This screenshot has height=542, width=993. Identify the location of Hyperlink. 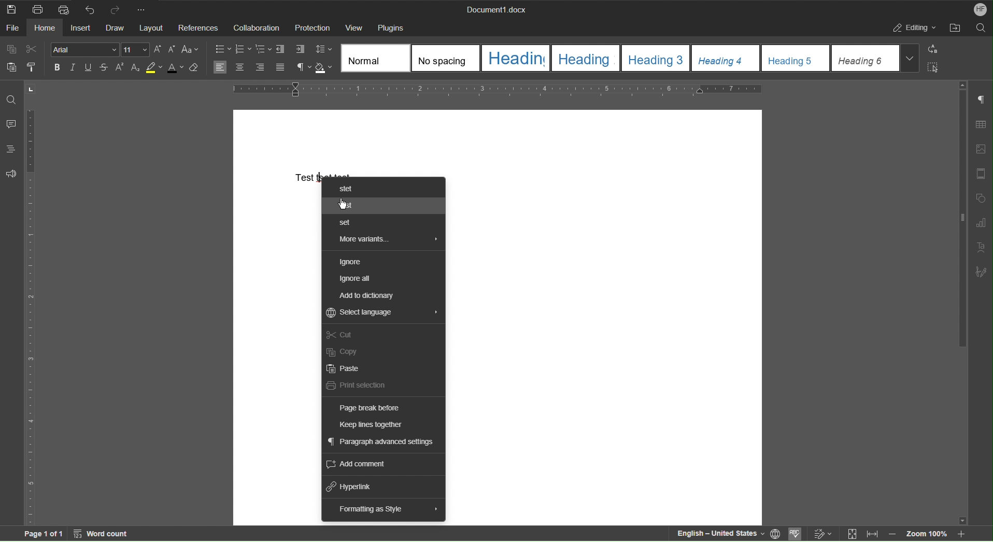
(351, 489).